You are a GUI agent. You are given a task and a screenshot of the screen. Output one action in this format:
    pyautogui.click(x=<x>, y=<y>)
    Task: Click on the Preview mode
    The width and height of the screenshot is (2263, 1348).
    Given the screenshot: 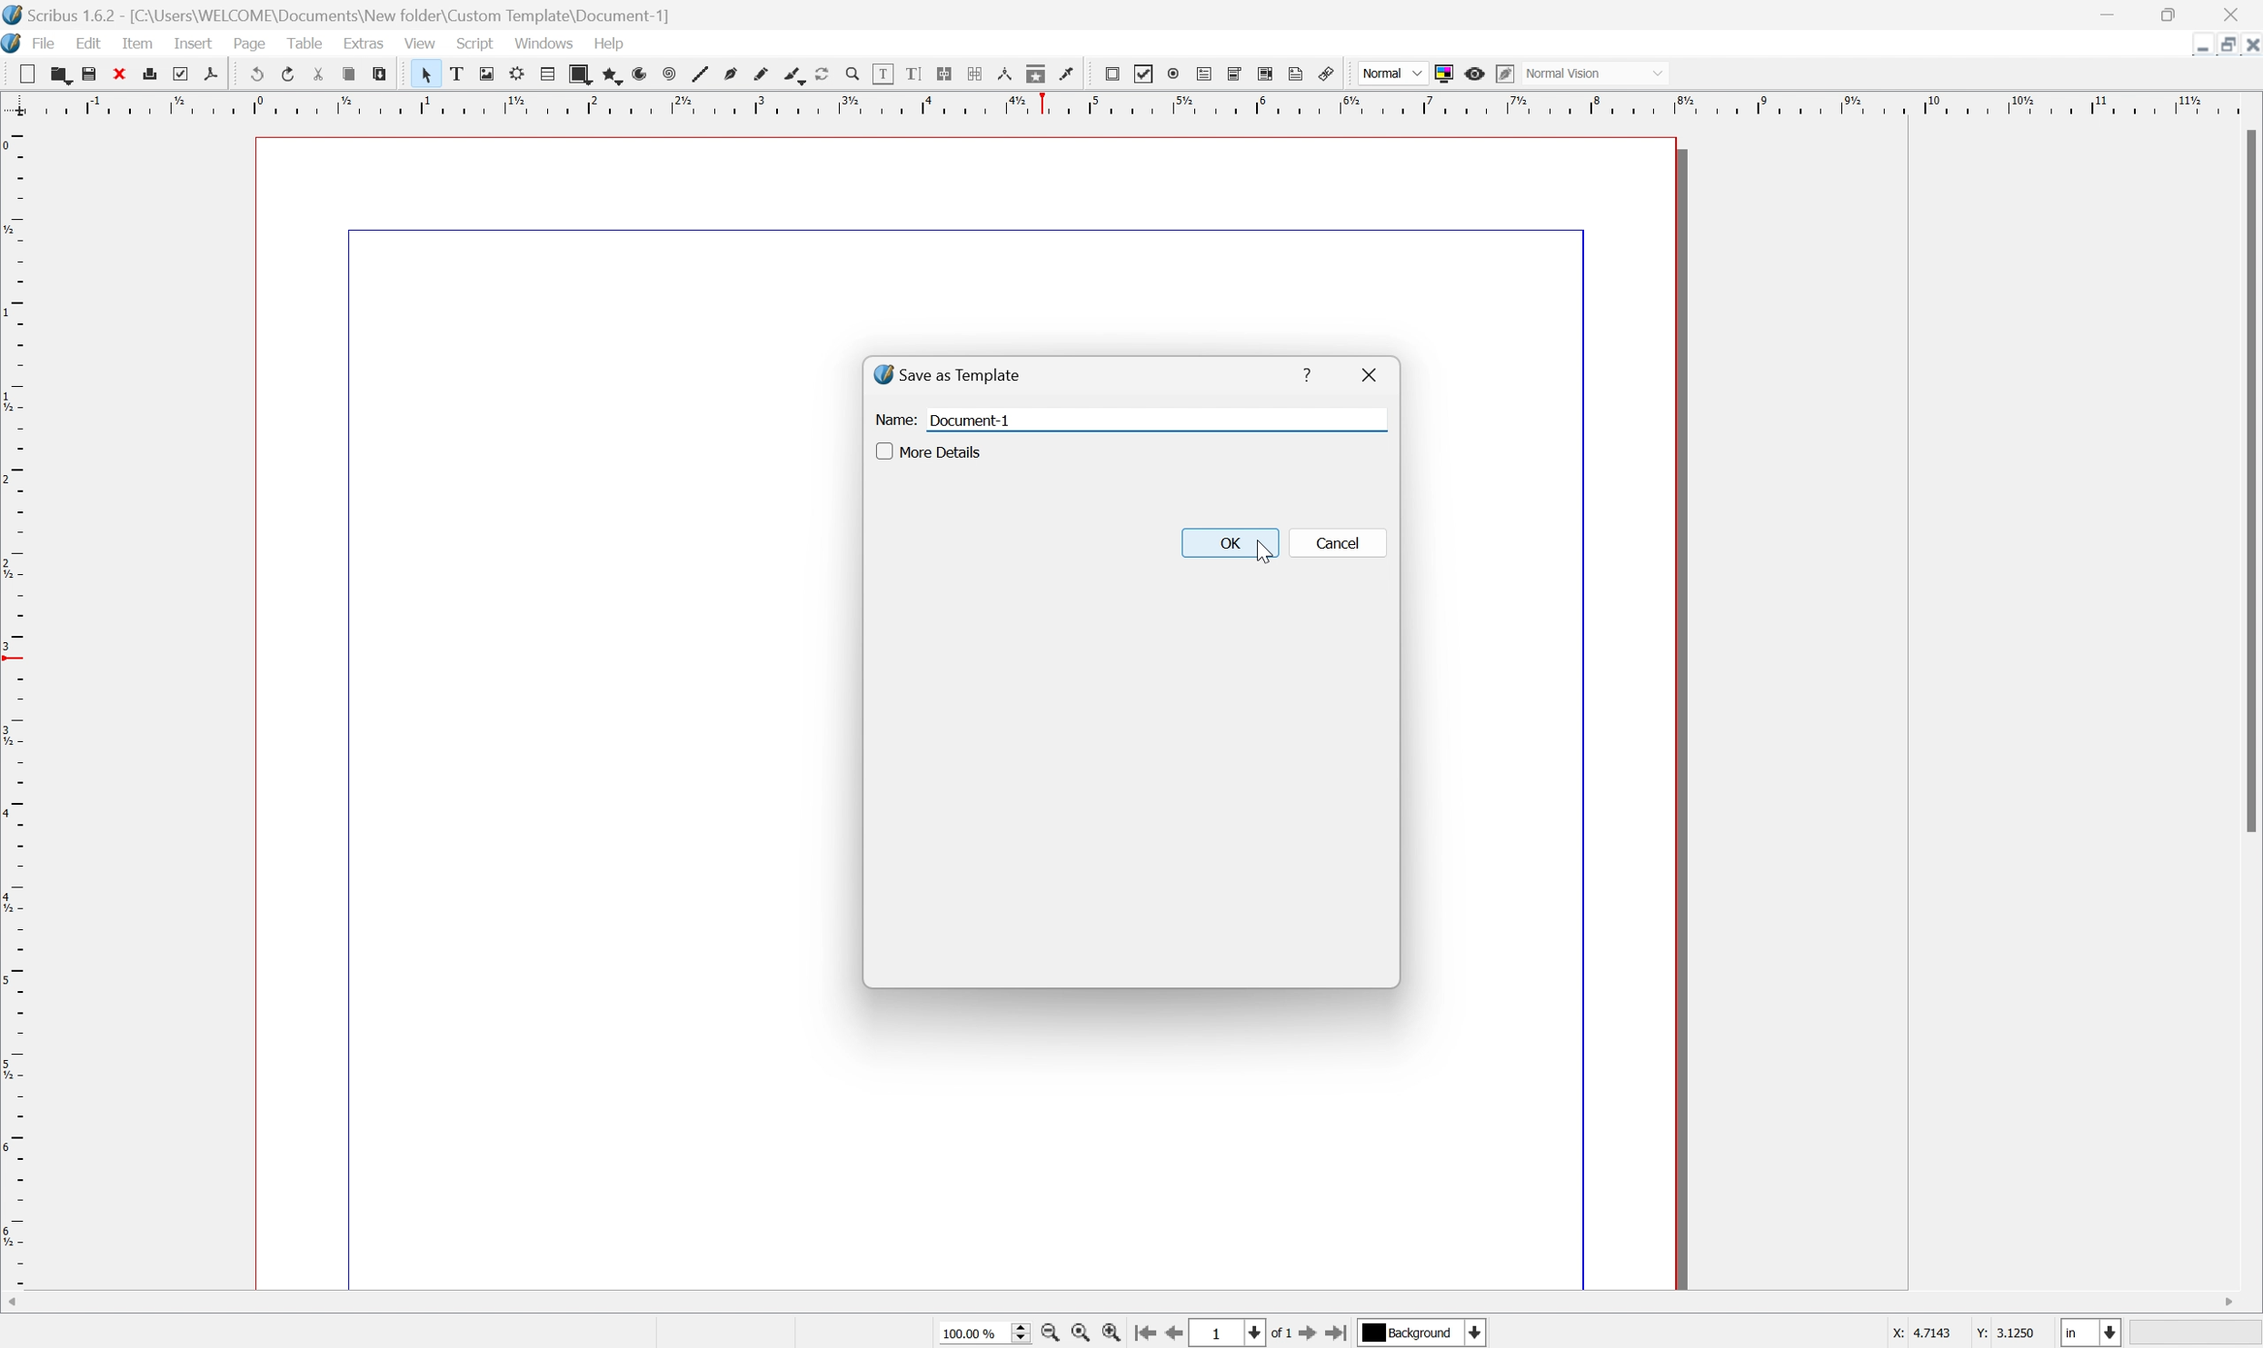 What is the action you would take?
    pyautogui.click(x=1473, y=73)
    